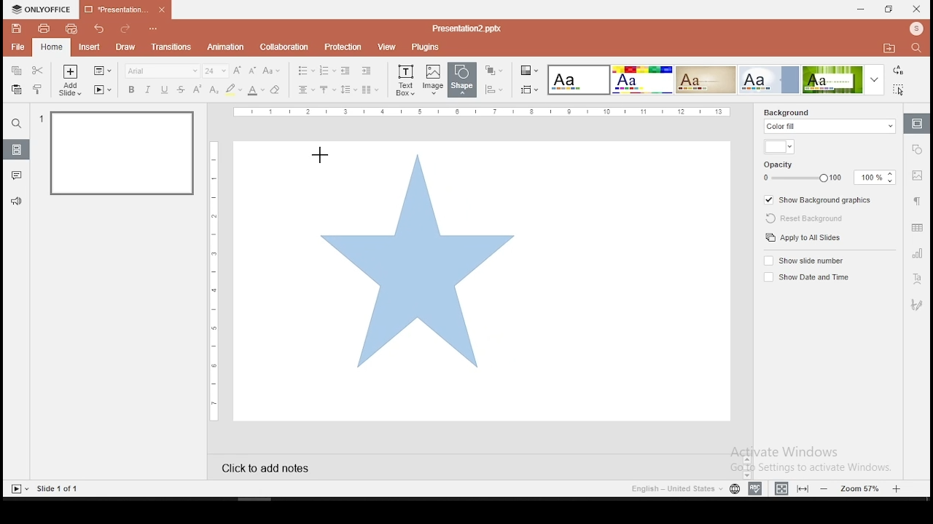 Image resolution: width=933 pixels, height=524 pixels. Describe the element at coordinates (530, 71) in the screenshot. I see `select color theme` at that location.